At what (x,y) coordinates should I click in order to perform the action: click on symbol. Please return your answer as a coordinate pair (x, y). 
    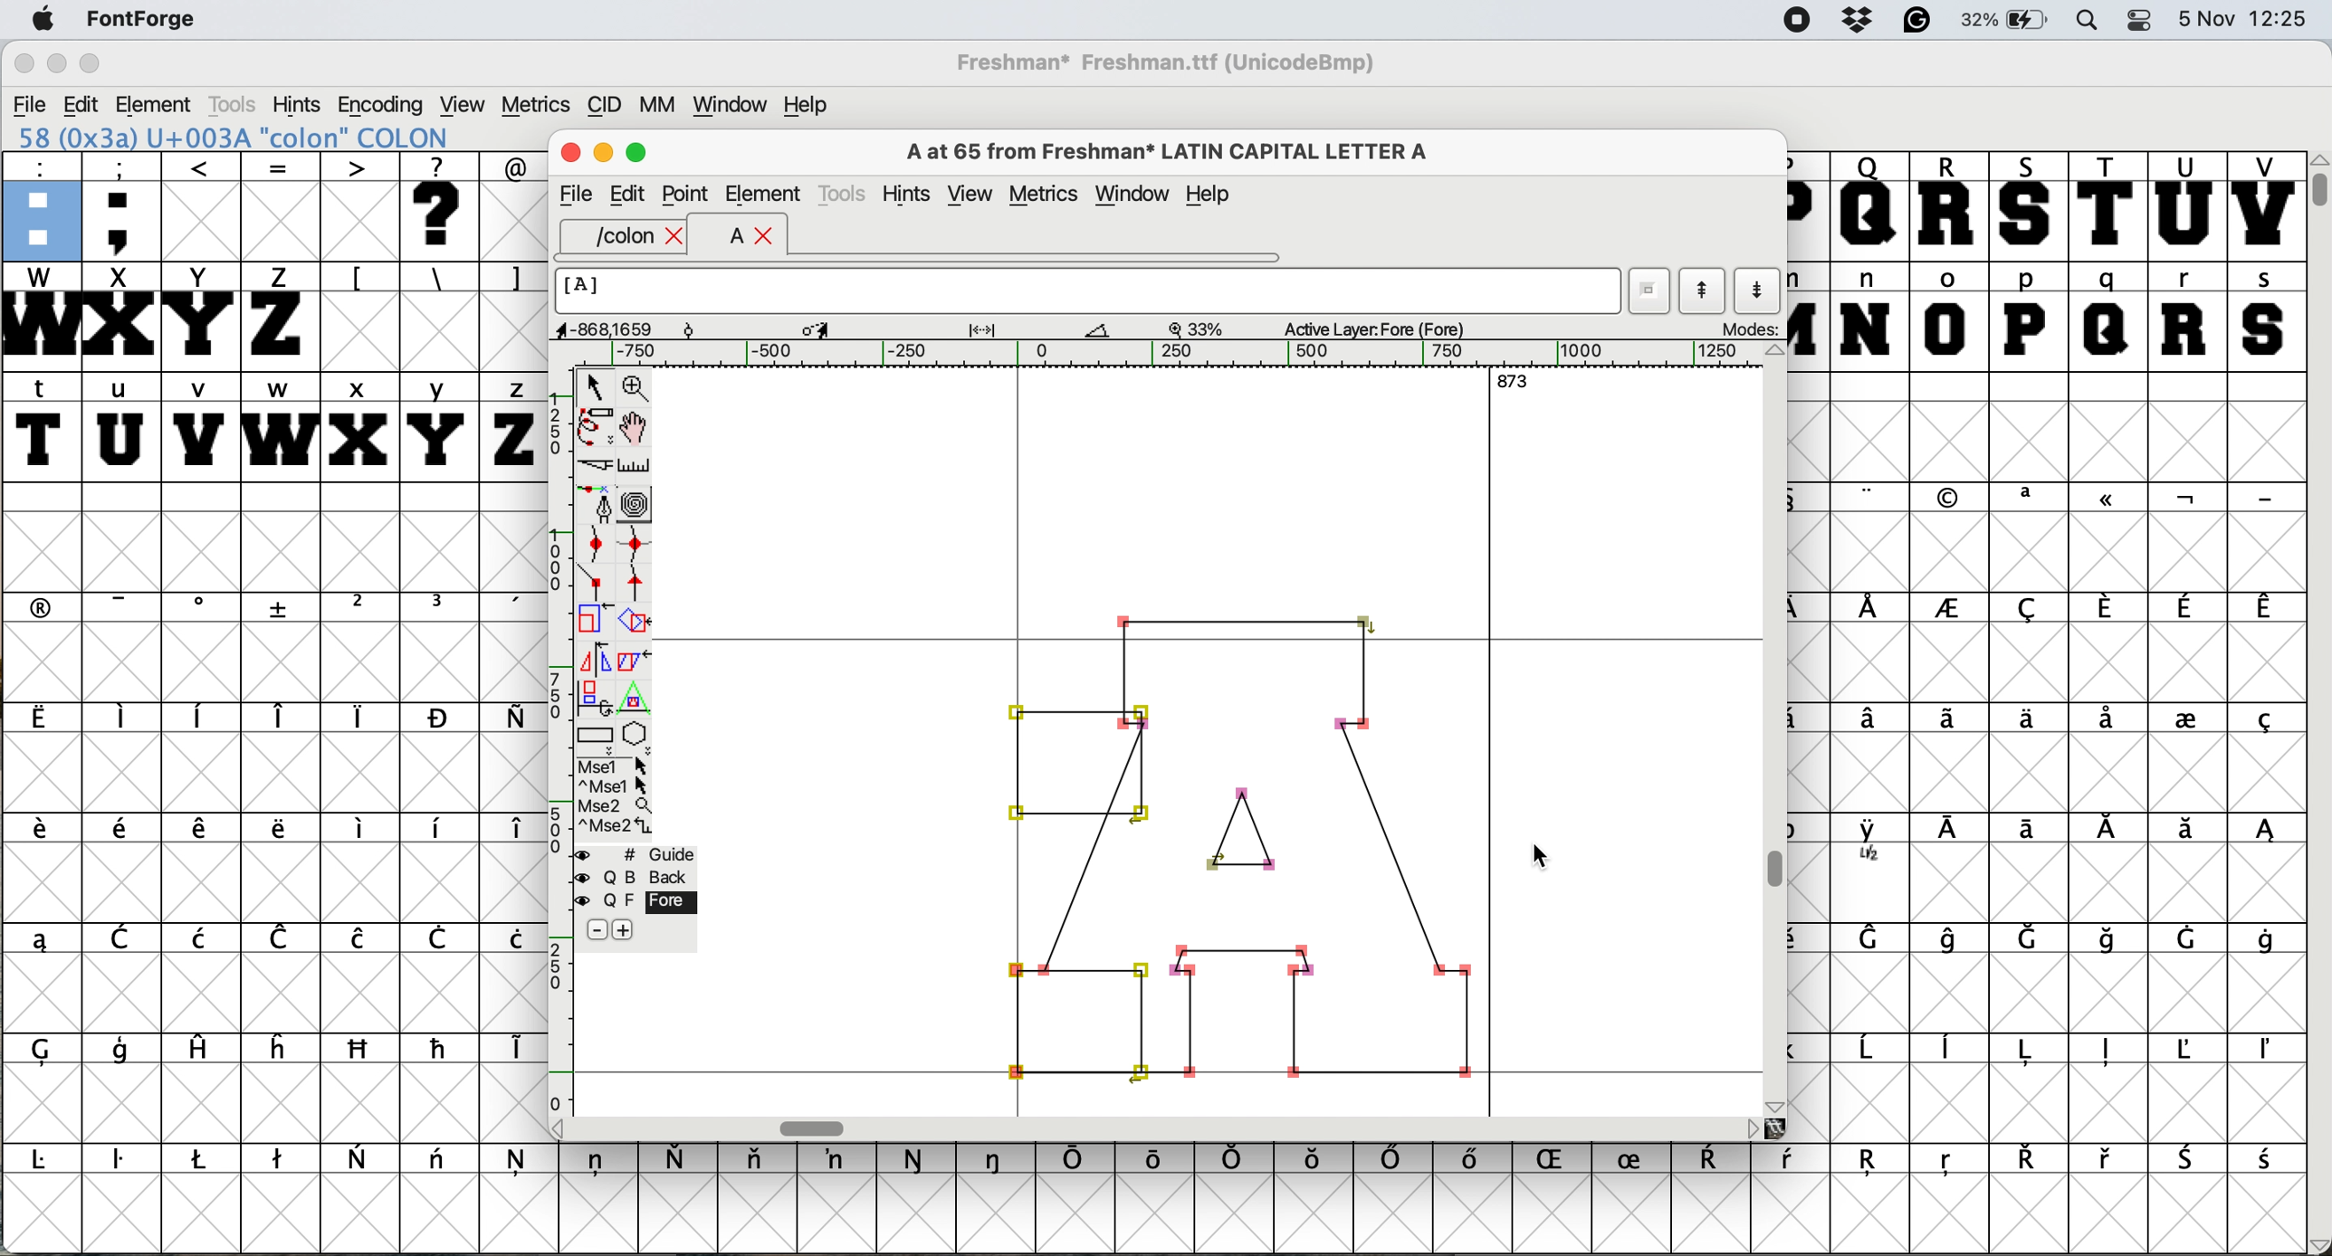
    Looking at the image, I should click on (53, 1051).